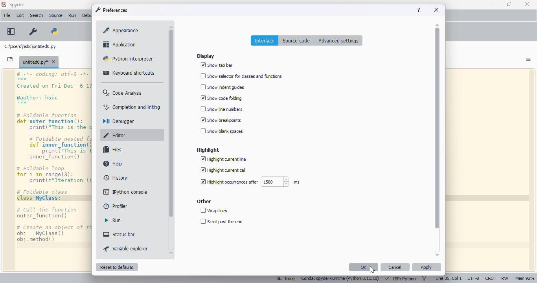 This screenshot has width=537, height=283. I want to click on edit, so click(20, 15).